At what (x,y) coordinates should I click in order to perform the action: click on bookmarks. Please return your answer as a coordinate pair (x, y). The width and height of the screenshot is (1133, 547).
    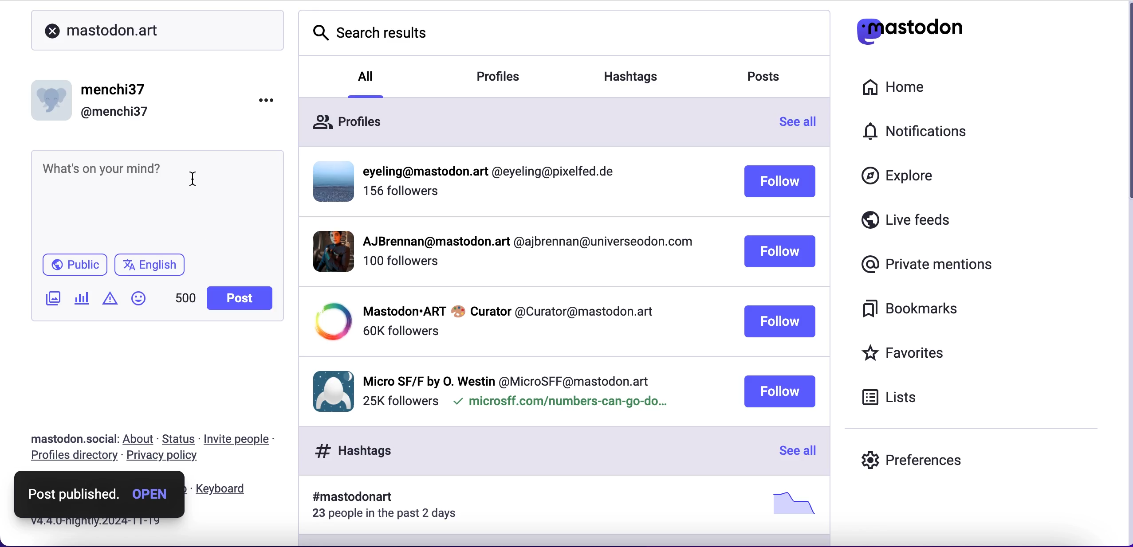
    Looking at the image, I should click on (917, 312).